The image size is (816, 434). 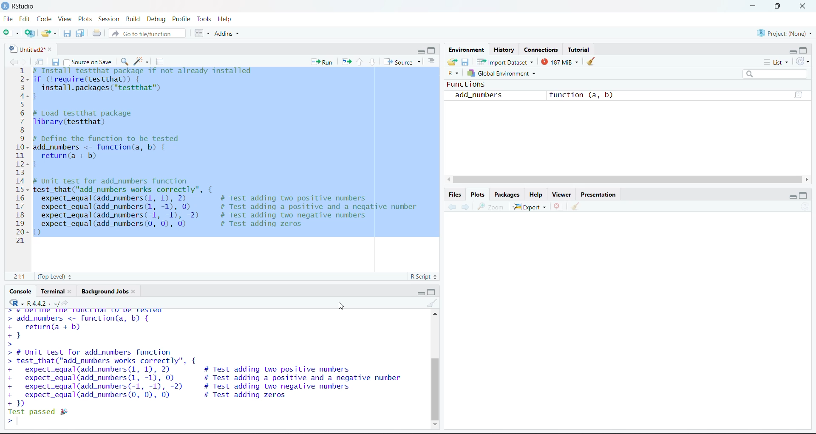 What do you see at coordinates (212, 361) in the screenshot?
I see `add_numbers <- function(a, b) {
return(a + b)

}

# Unit test for add_numbers function

test_that("add_numbers works correctly", {
expect_equal (add_numbers (1, 1), 2) # Test adding two positive numbers
expect_equal (add_numbers (1, -1), 0) # Test adding a positive and a negative number
expect_equal (add_numbers (-1, -1), -2) # Test adding two negative numbers
expect_equal (add_numbers (0, 0), 0) # Test adding zeros

1)` at bounding box center [212, 361].